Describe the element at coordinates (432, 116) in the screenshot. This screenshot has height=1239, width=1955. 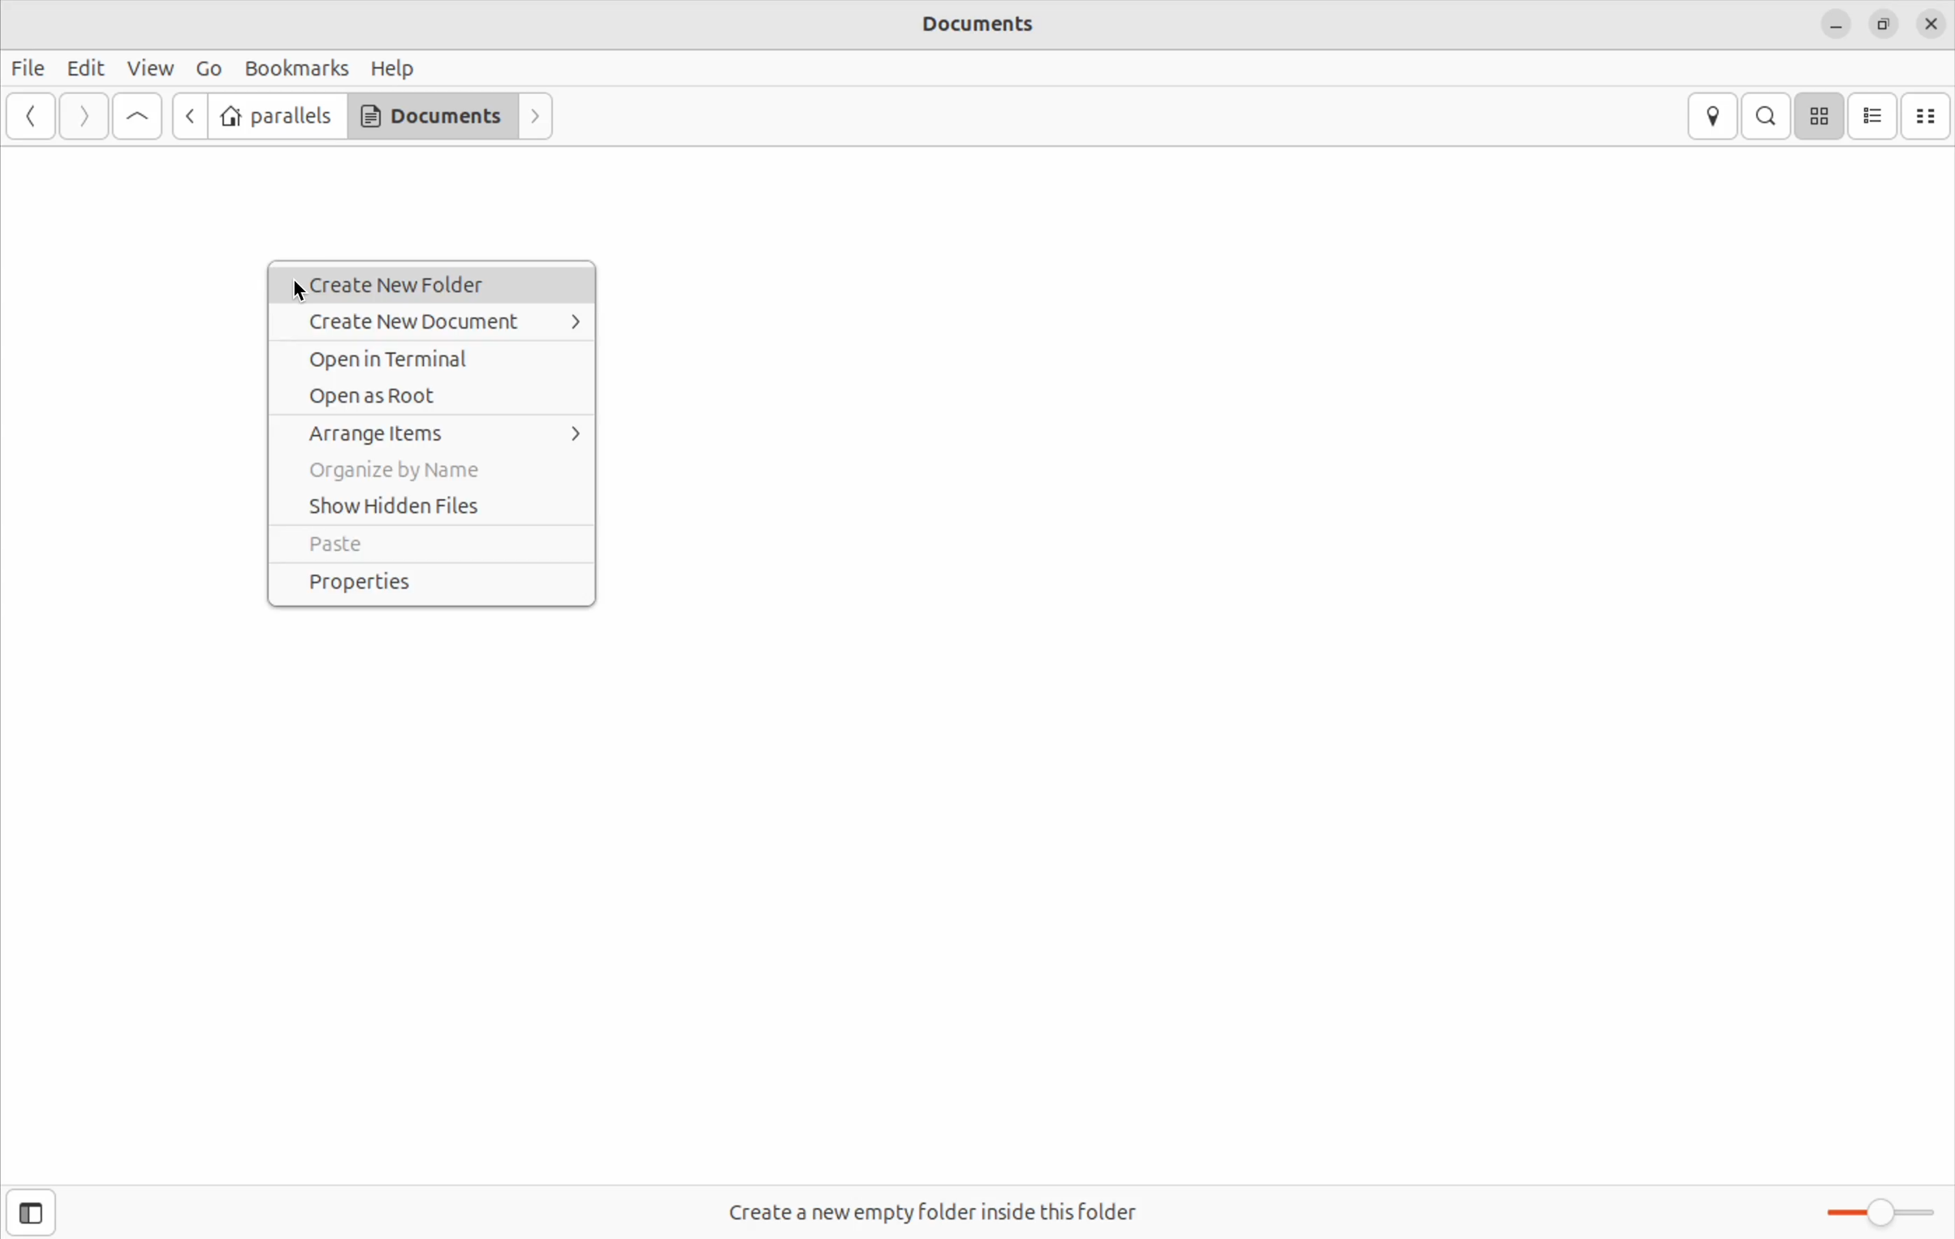
I see `Documents` at that location.